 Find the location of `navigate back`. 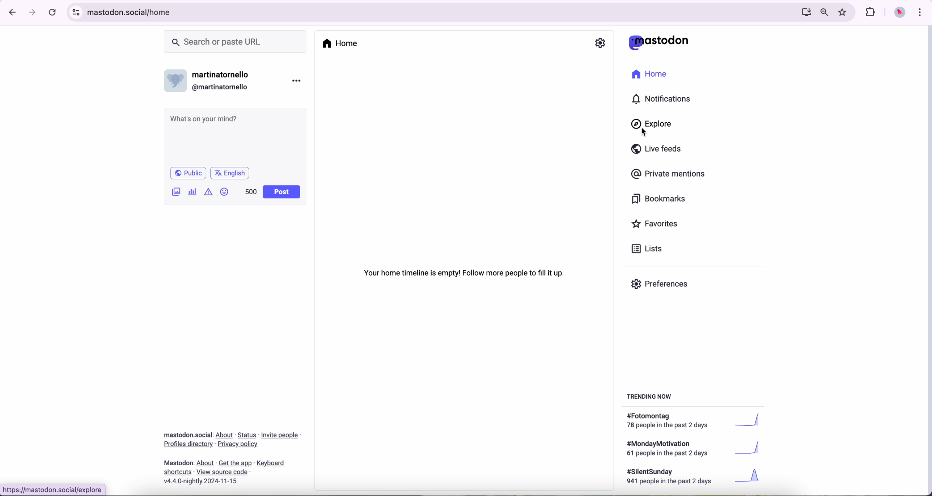

navigate back is located at coordinates (10, 12).